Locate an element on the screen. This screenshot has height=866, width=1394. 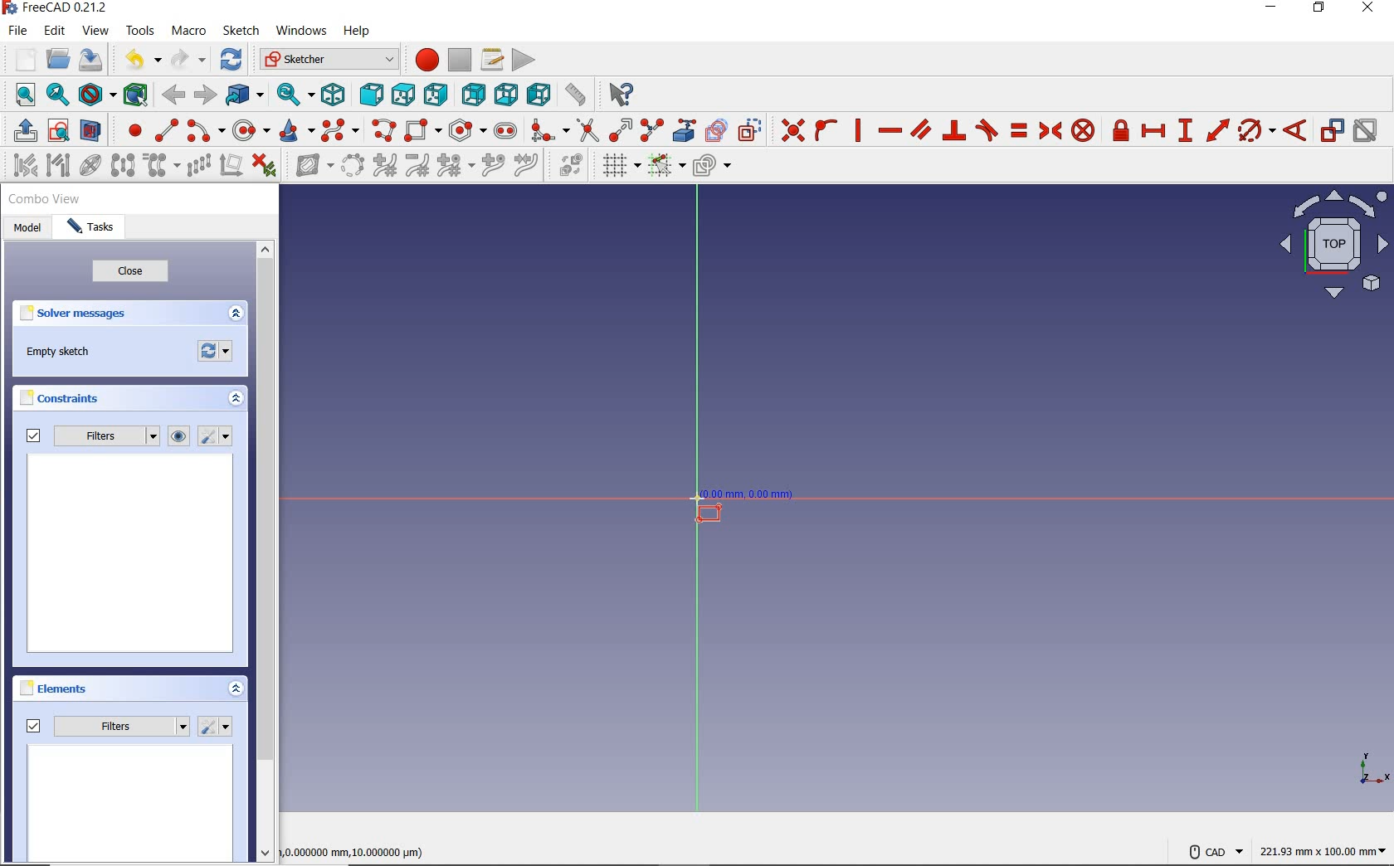
combo view is located at coordinates (45, 202).